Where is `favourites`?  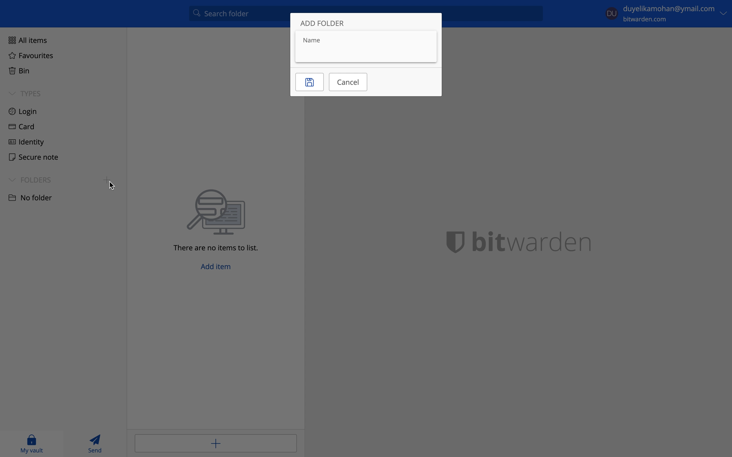
favourites is located at coordinates (31, 56).